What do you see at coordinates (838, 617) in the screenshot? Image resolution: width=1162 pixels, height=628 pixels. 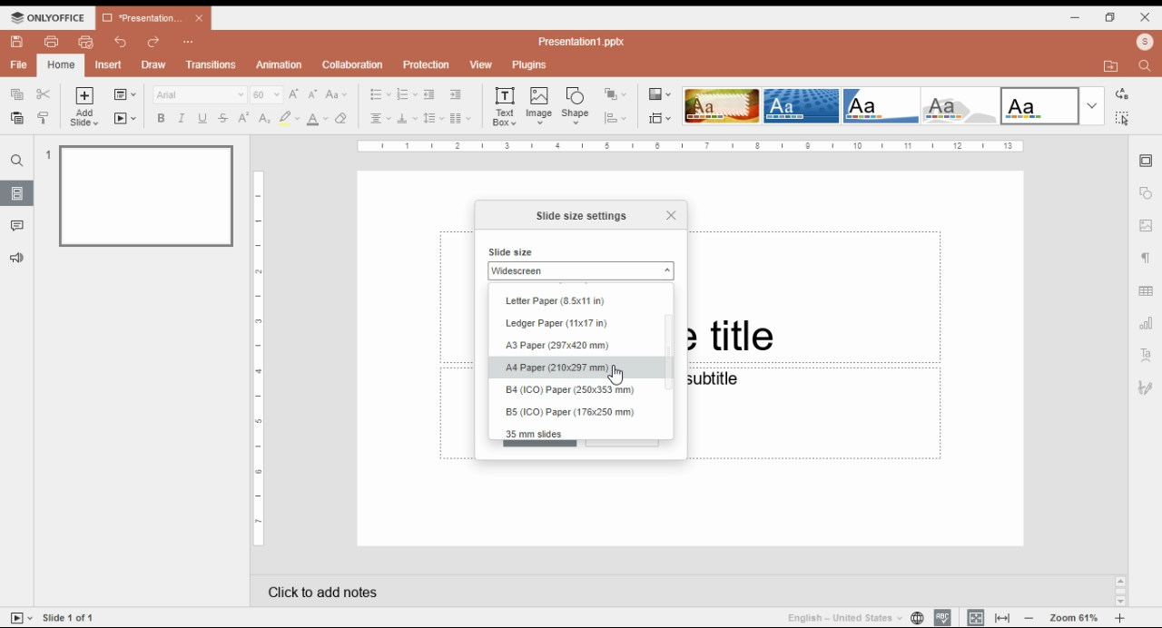 I see `English - United States` at bounding box center [838, 617].